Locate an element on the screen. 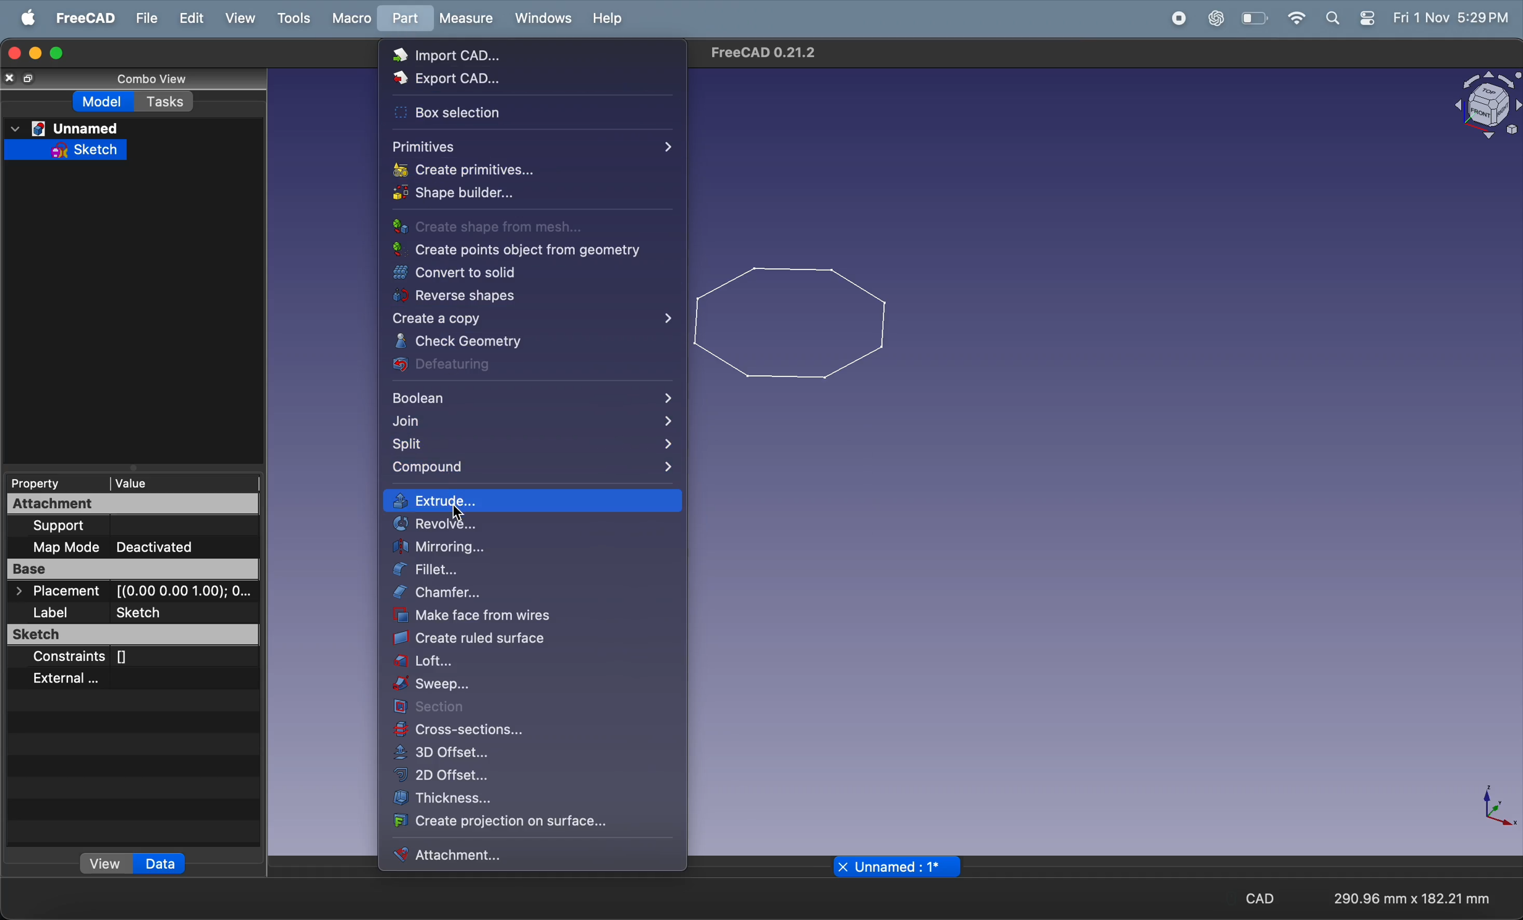 The width and height of the screenshot is (1523, 920). loft is located at coordinates (527, 663).